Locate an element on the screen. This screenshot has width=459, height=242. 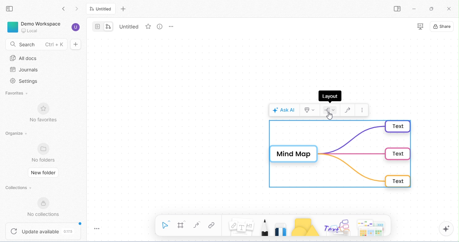
search is located at coordinates (35, 45).